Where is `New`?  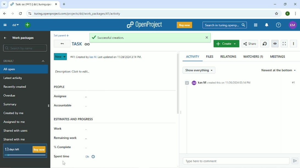
New is located at coordinates (60, 57).